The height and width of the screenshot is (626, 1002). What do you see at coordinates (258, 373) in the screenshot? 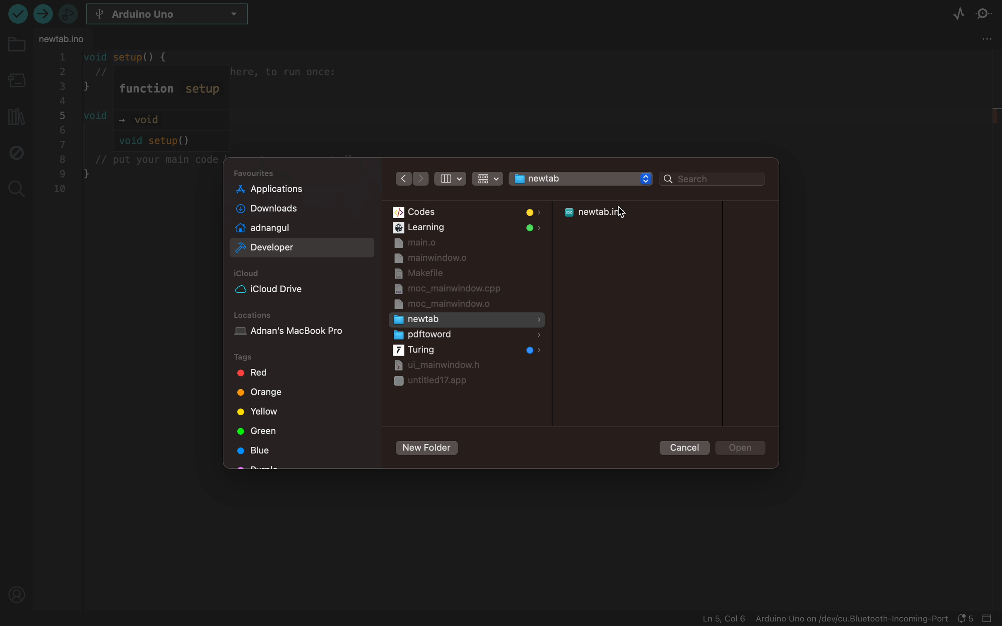
I see `tags` at bounding box center [258, 373].